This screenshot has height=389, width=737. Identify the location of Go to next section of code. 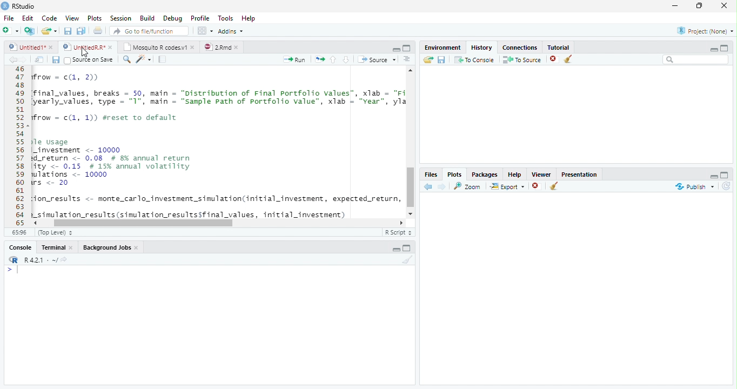
(347, 60).